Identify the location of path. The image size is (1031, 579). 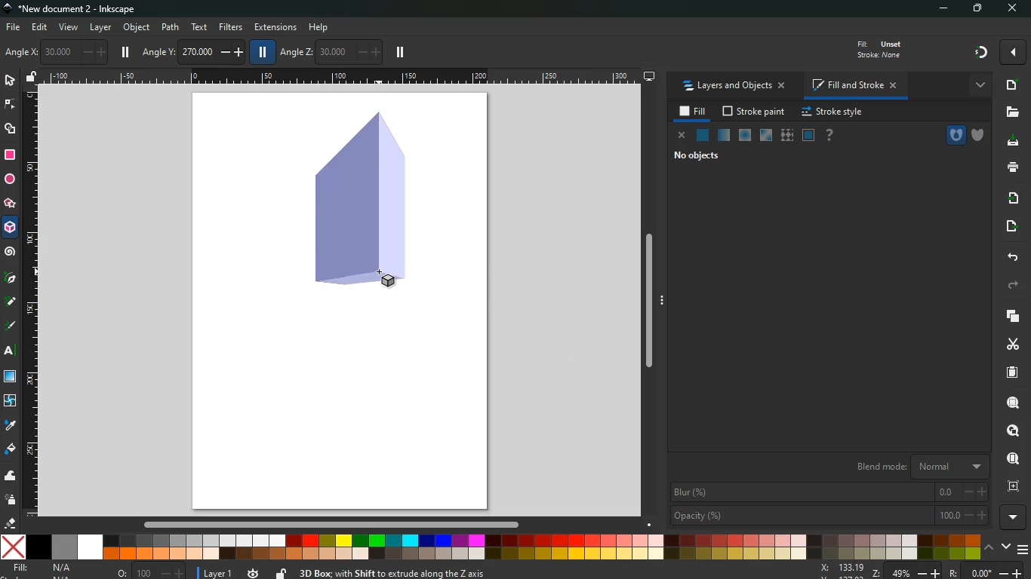
(171, 26).